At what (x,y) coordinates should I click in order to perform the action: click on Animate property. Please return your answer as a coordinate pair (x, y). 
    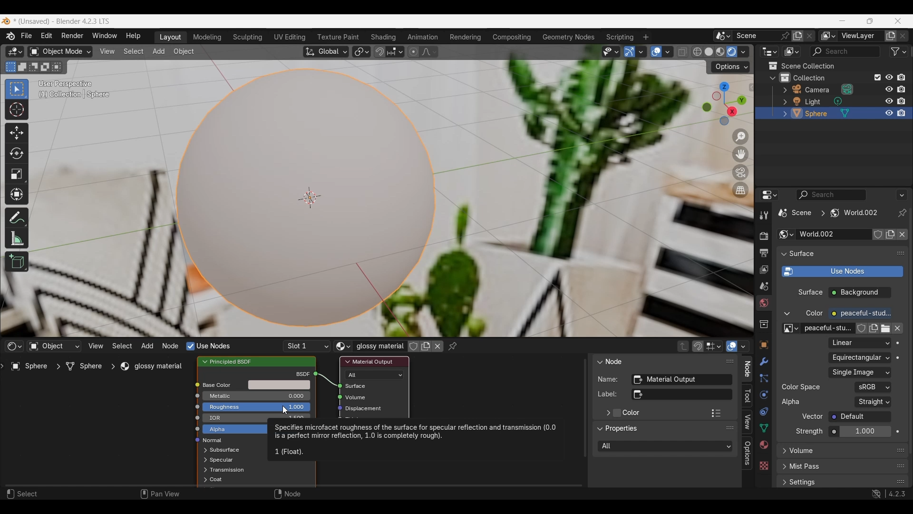
    Looking at the image, I should click on (898, 432).